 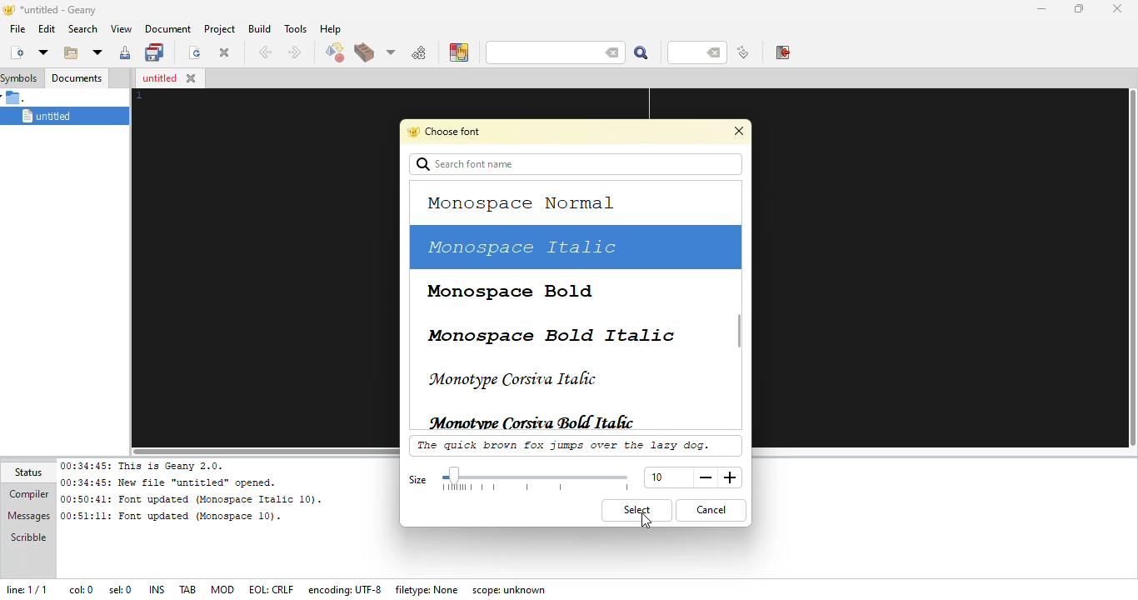 I want to click on build, so click(x=363, y=54).